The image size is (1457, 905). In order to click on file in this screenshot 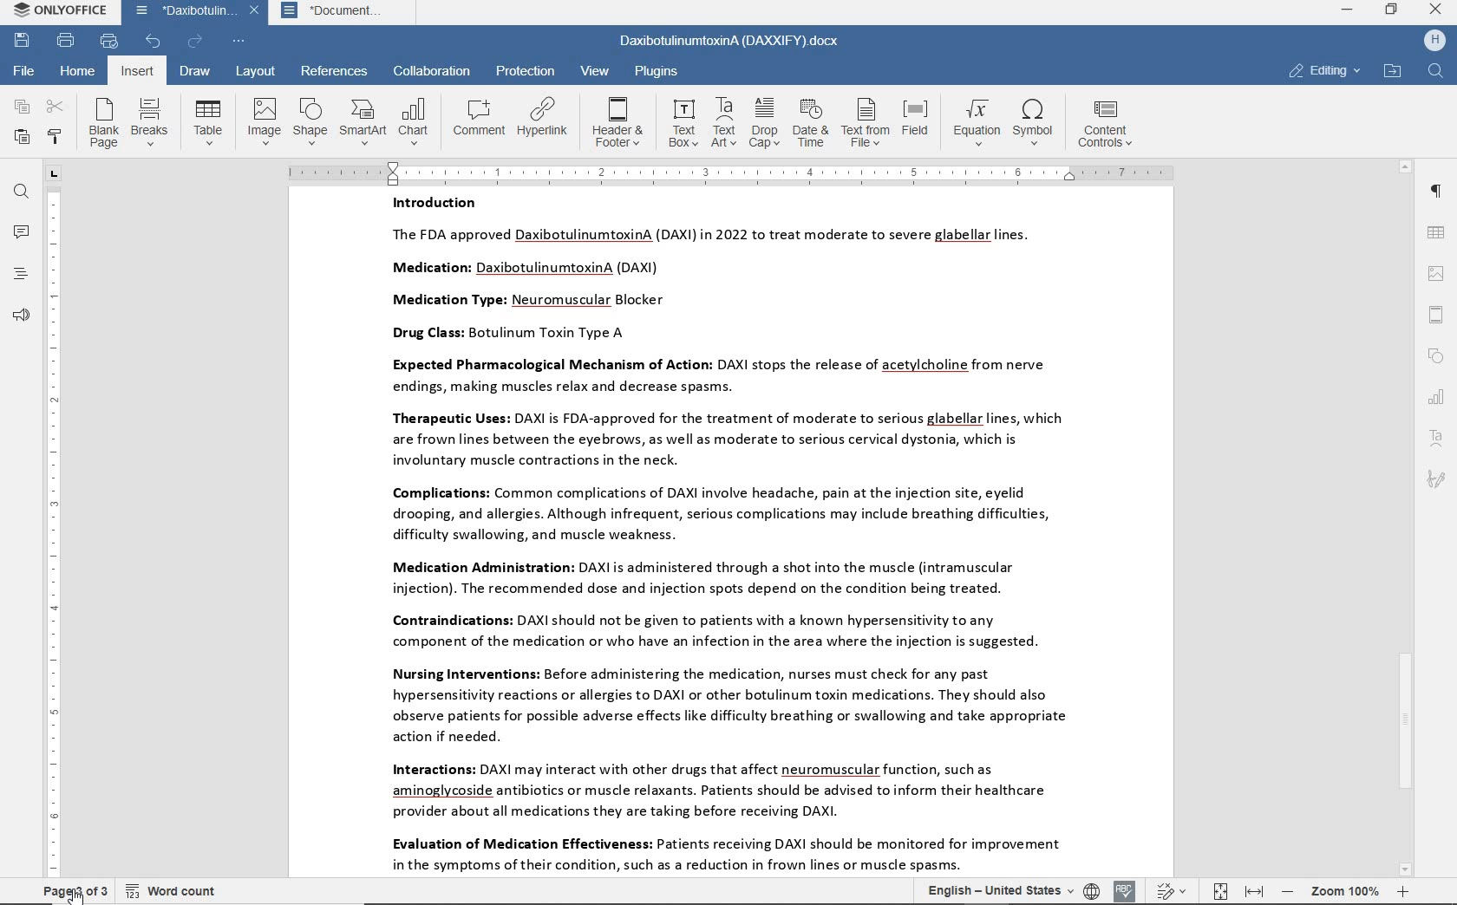, I will do `click(26, 70)`.